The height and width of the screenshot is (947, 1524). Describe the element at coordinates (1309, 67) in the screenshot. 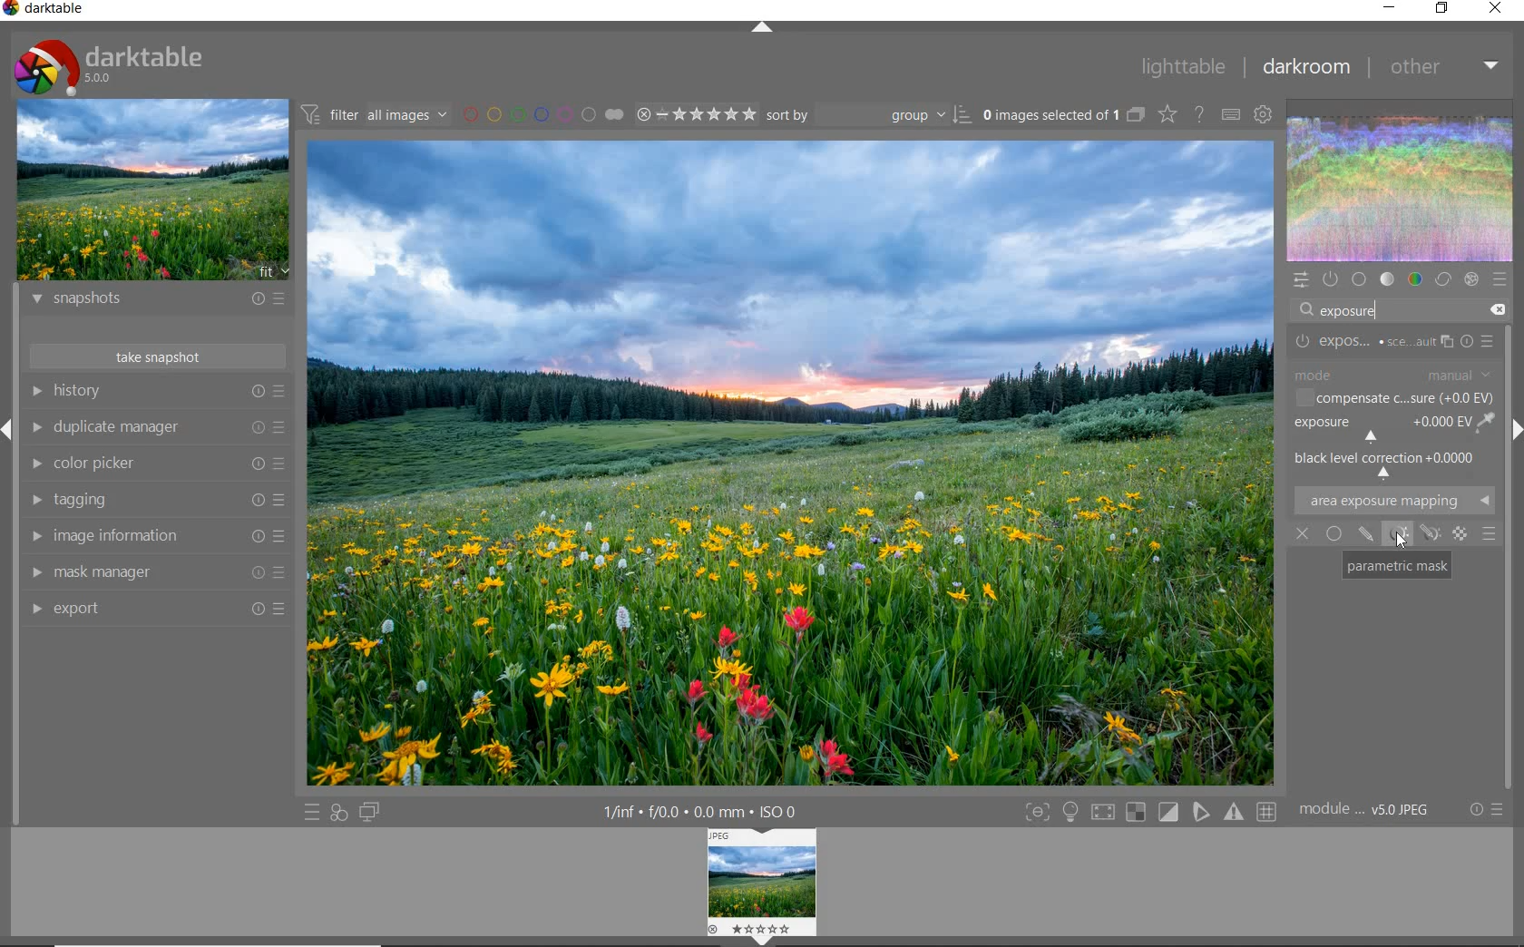

I see `darkroom` at that location.